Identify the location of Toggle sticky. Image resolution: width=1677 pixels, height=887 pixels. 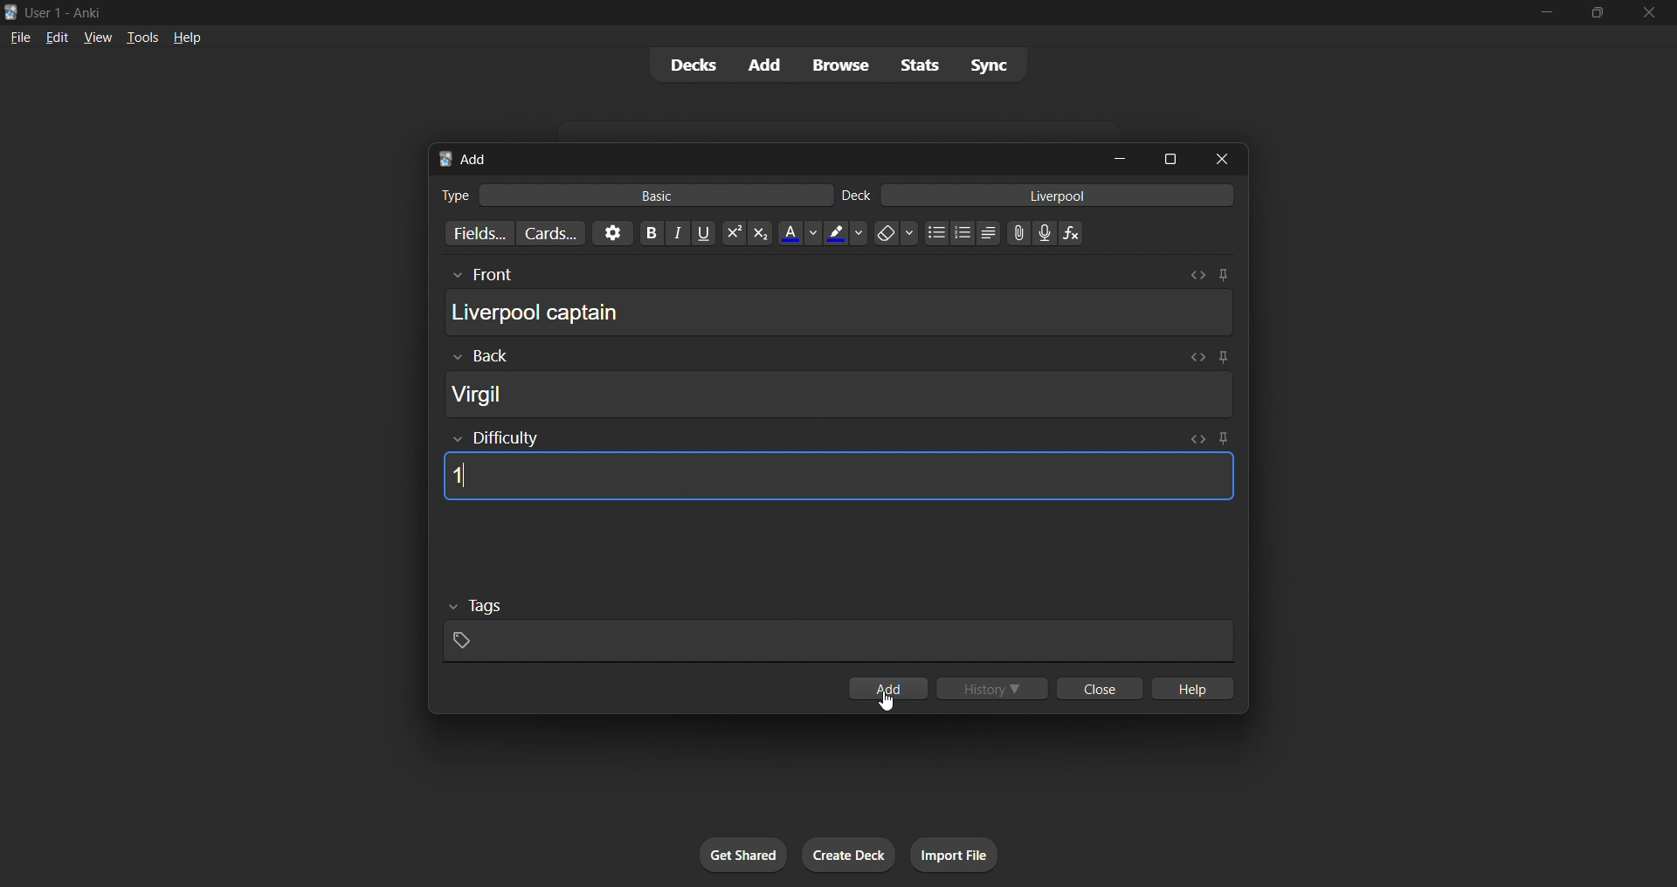
(1220, 359).